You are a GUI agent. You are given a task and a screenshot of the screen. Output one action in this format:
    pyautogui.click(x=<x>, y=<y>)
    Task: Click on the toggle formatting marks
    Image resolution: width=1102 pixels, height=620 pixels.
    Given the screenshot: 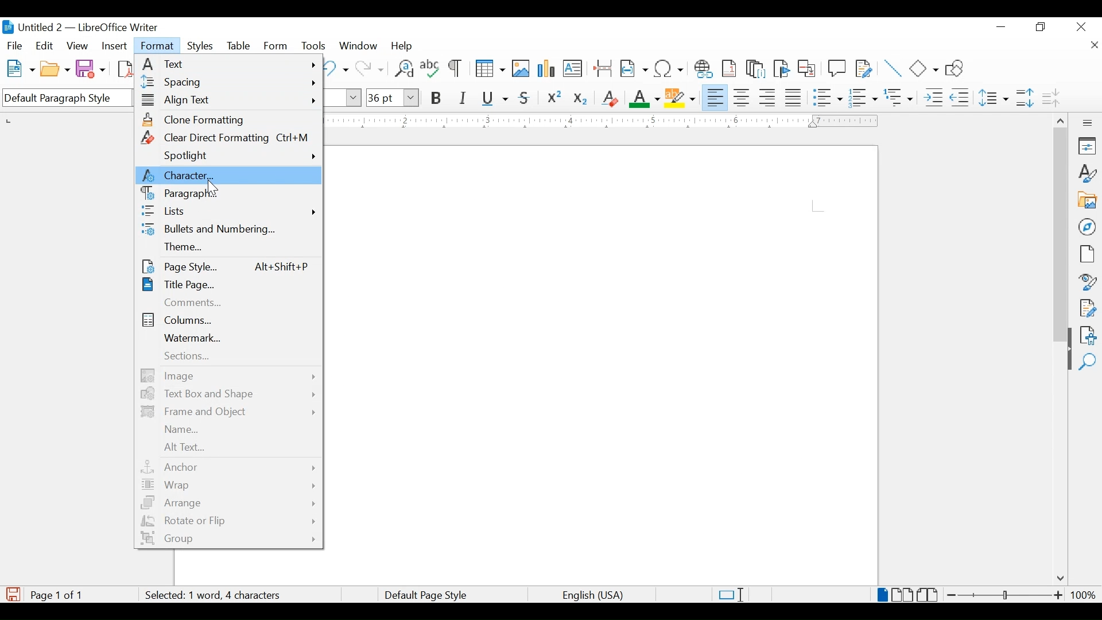 What is the action you would take?
    pyautogui.click(x=456, y=69)
    